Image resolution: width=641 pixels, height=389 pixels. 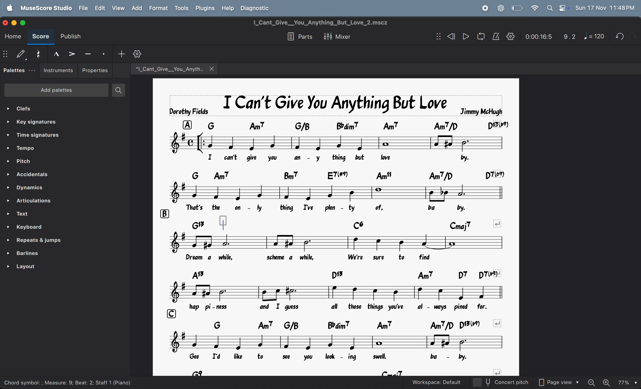 What do you see at coordinates (61, 122) in the screenshot?
I see `key signature` at bounding box center [61, 122].